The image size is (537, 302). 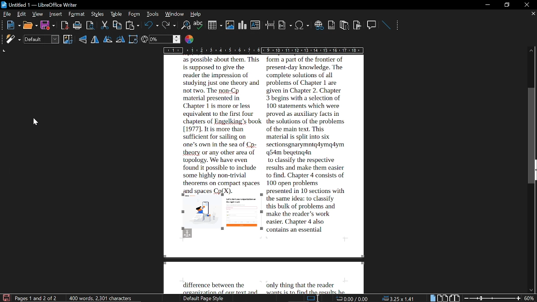 I want to click on cut , so click(x=103, y=25).